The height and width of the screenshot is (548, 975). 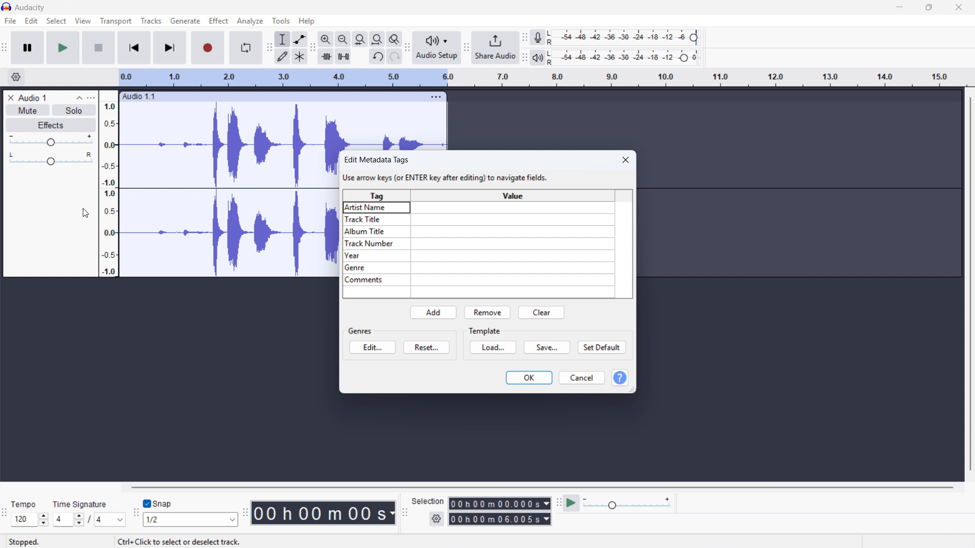 What do you see at coordinates (282, 57) in the screenshot?
I see `draw tool` at bounding box center [282, 57].